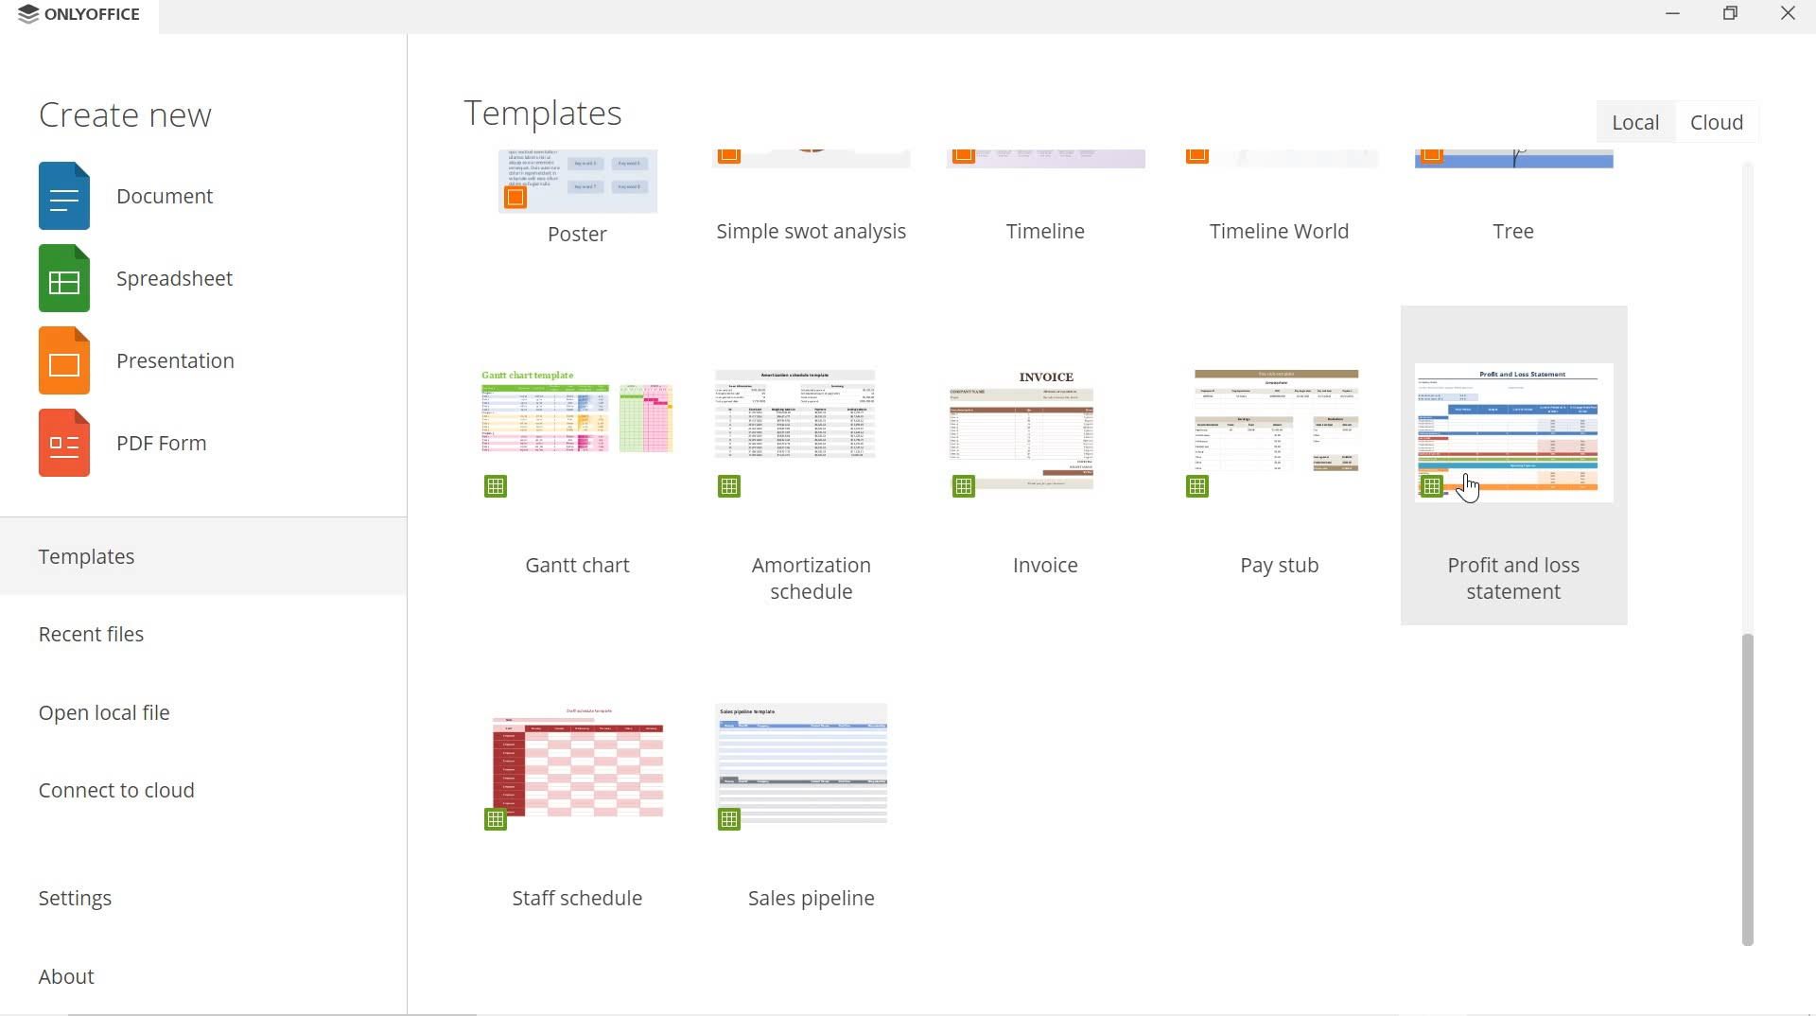 This screenshot has width=1816, height=1016. What do you see at coordinates (578, 434) in the screenshot?
I see `Template design` at bounding box center [578, 434].